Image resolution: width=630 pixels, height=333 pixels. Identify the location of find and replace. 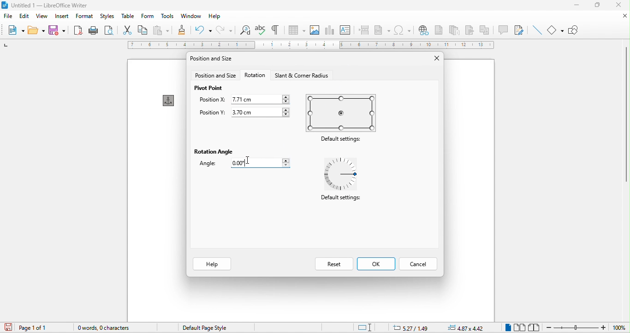
(245, 30).